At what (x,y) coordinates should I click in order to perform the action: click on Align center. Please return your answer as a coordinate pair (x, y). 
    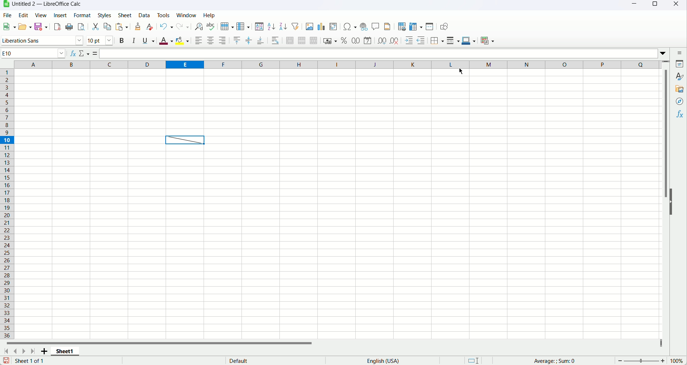
    Looking at the image, I should click on (211, 41).